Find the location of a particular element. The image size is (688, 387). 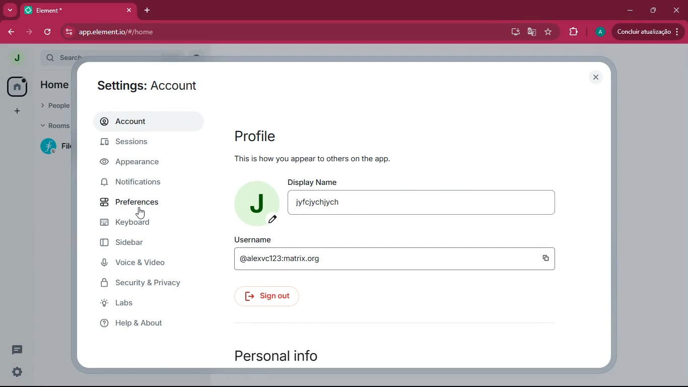

app.element.io/#/home is located at coordinates (204, 33).